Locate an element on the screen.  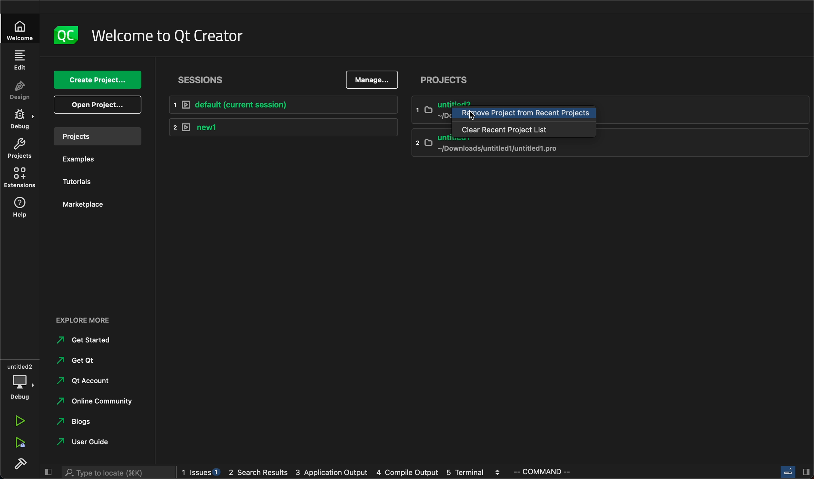
run is located at coordinates (24, 421).